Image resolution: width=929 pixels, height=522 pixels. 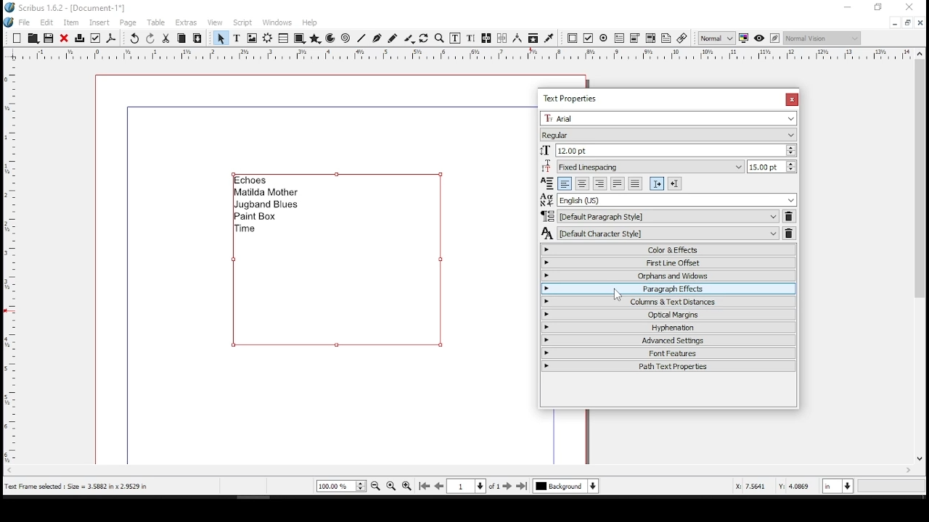 I want to click on preflight verifier, so click(x=97, y=38).